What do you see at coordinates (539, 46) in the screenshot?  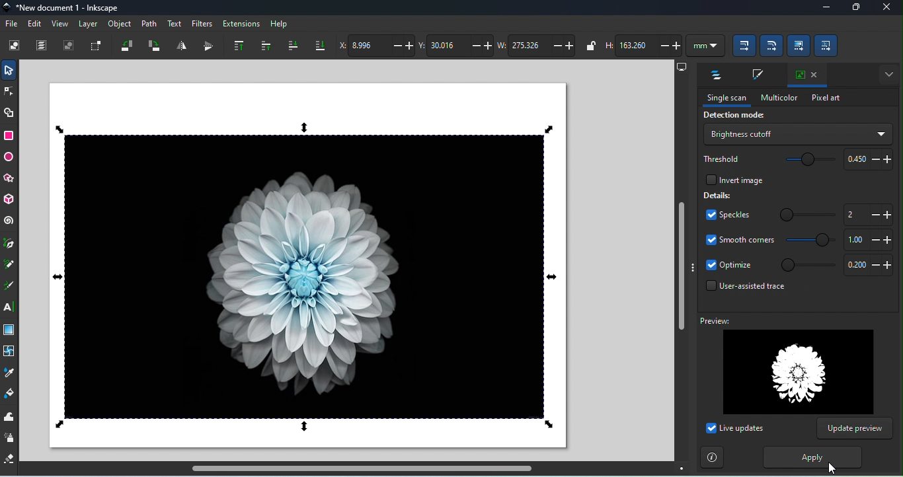 I see `Width of the selection` at bounding box center [539, 46].